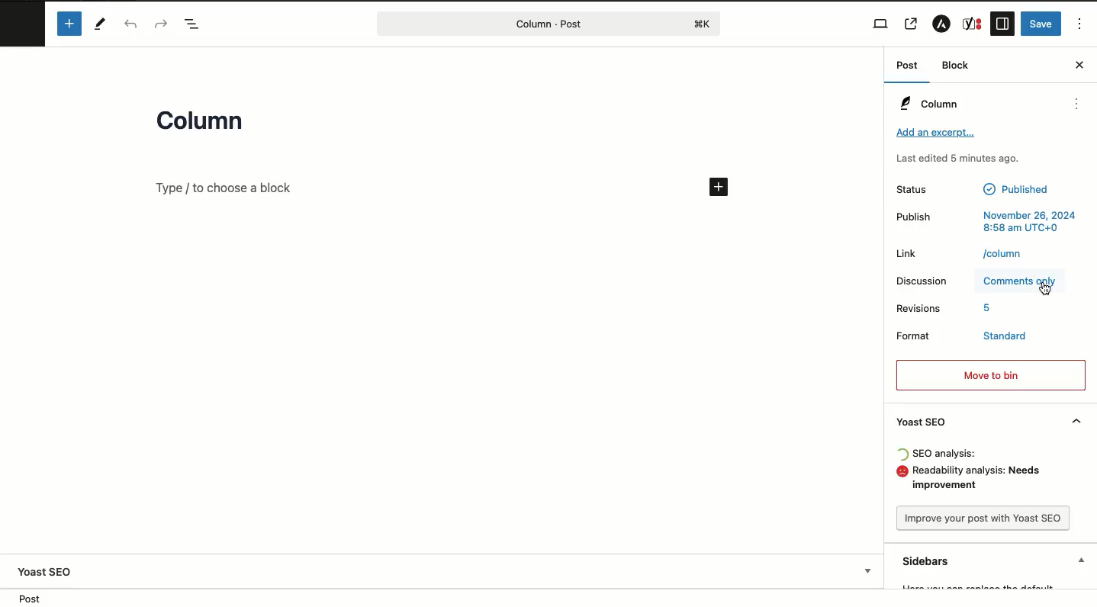 Image resolution: width=1097 pixels, height=607 pixels. What do you see at coordinates (996, 561) in the screenshot?
I see `Sidebars` at bounding box center [996, 561].